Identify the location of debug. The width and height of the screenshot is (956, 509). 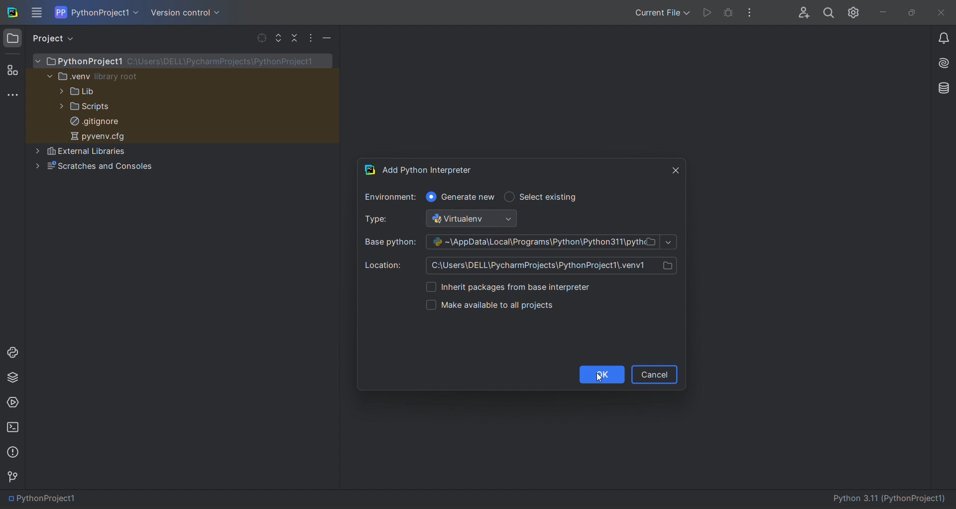
(728, 14).